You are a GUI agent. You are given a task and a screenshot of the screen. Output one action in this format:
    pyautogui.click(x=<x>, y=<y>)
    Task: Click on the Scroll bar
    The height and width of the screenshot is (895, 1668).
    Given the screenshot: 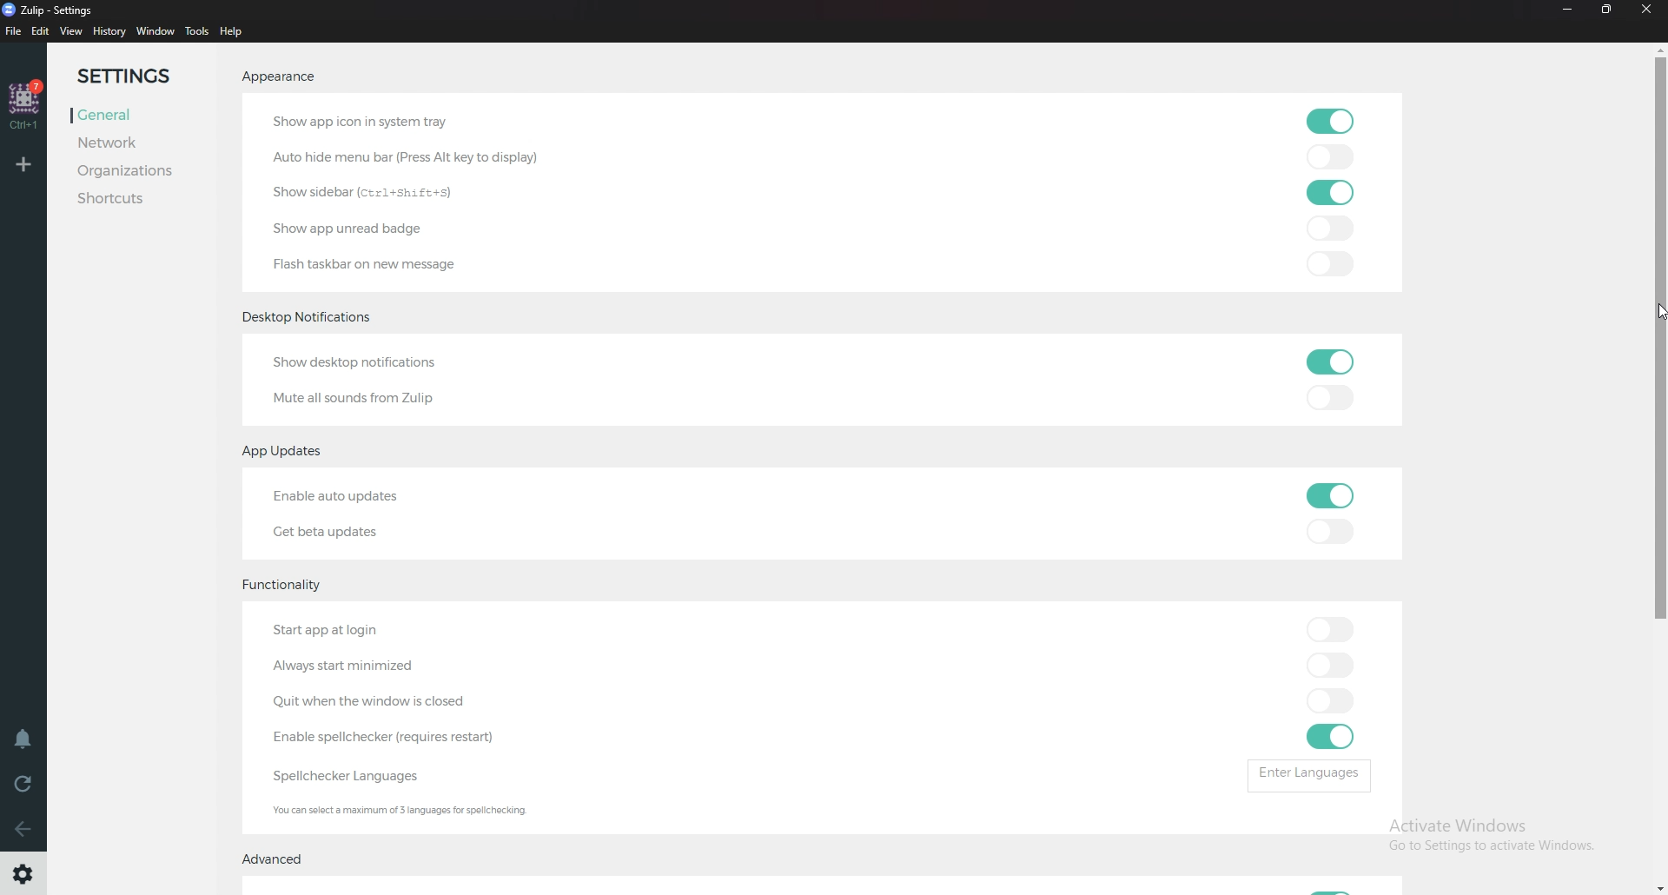 What is the action you would take?
    pyautogui.click(x=1659, y=466)
    